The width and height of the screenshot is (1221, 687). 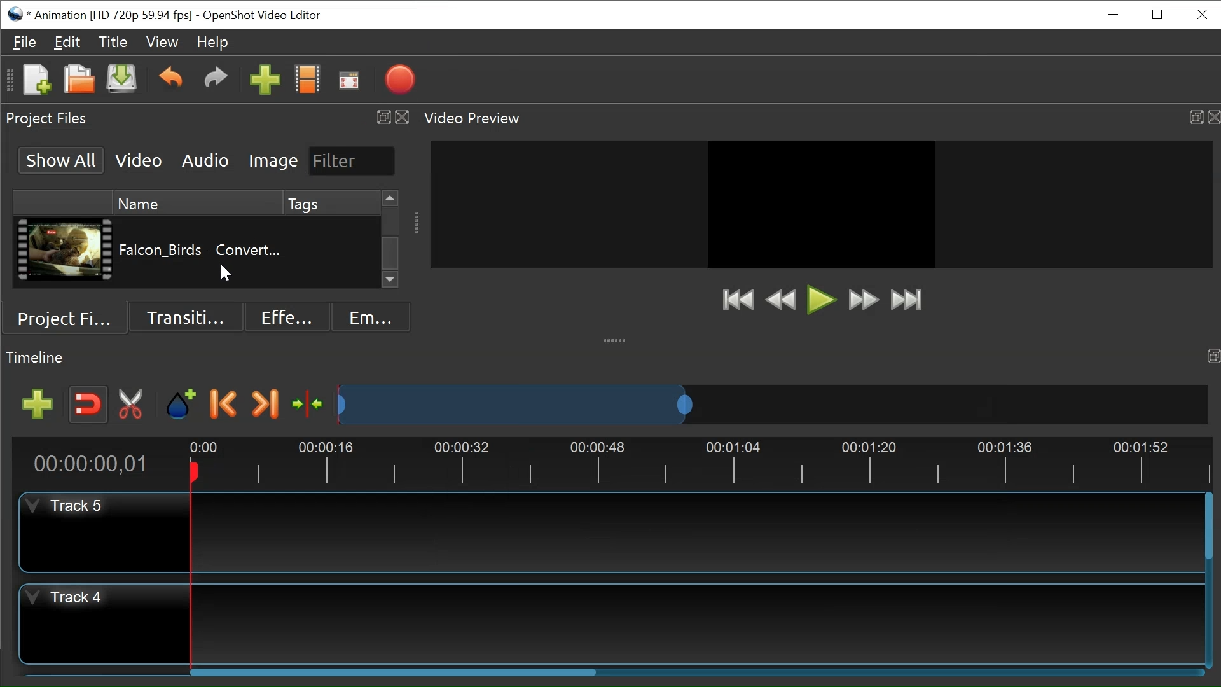 What do you see at coordinates (202, 255) in the screenshot?
I see `Clip Name` at bounding box center [202, 255].